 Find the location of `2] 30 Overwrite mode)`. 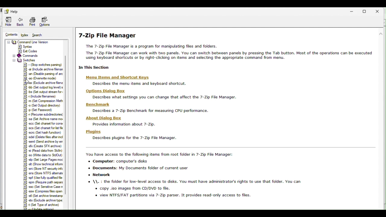

2] 30 Overwrite mode) is located at coordinates (40, 78).